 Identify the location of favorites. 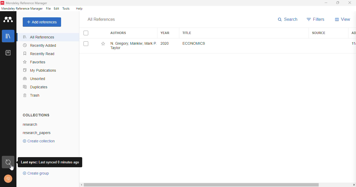
(34, 62).